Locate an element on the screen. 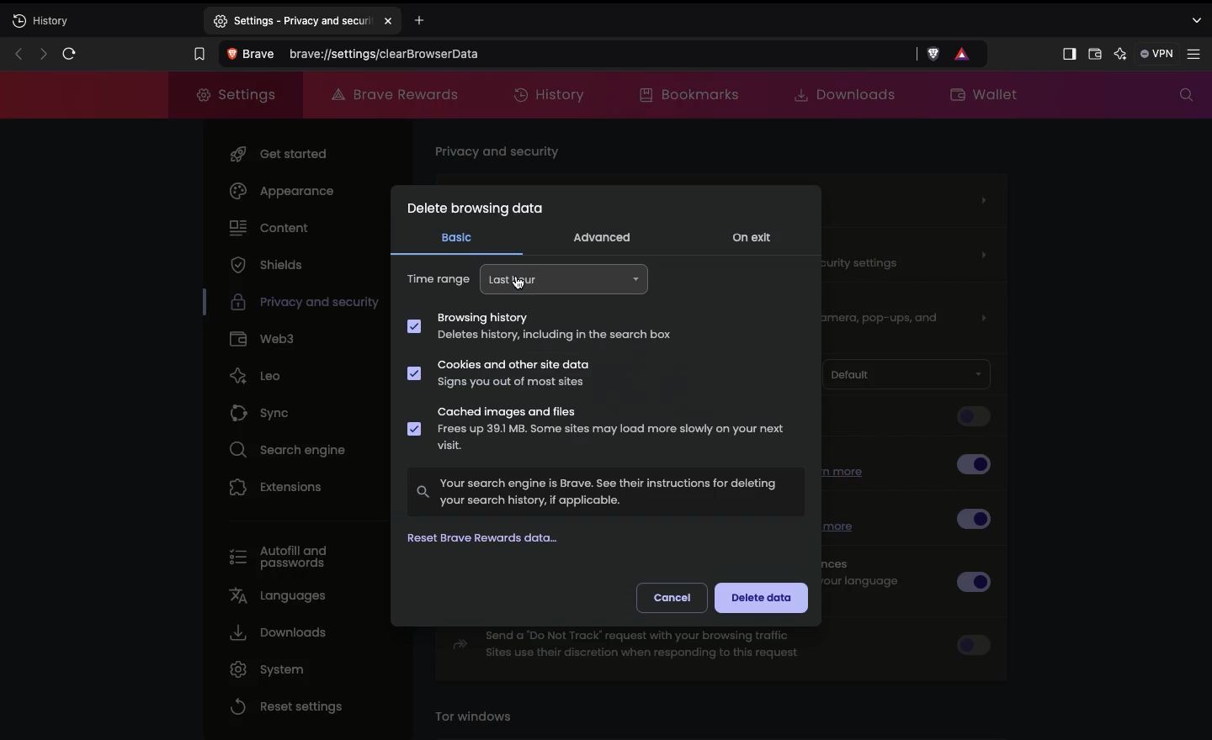 The width and height of the screenshot is (1212, 740). Bookmarks is located at coordinates (694, 94).